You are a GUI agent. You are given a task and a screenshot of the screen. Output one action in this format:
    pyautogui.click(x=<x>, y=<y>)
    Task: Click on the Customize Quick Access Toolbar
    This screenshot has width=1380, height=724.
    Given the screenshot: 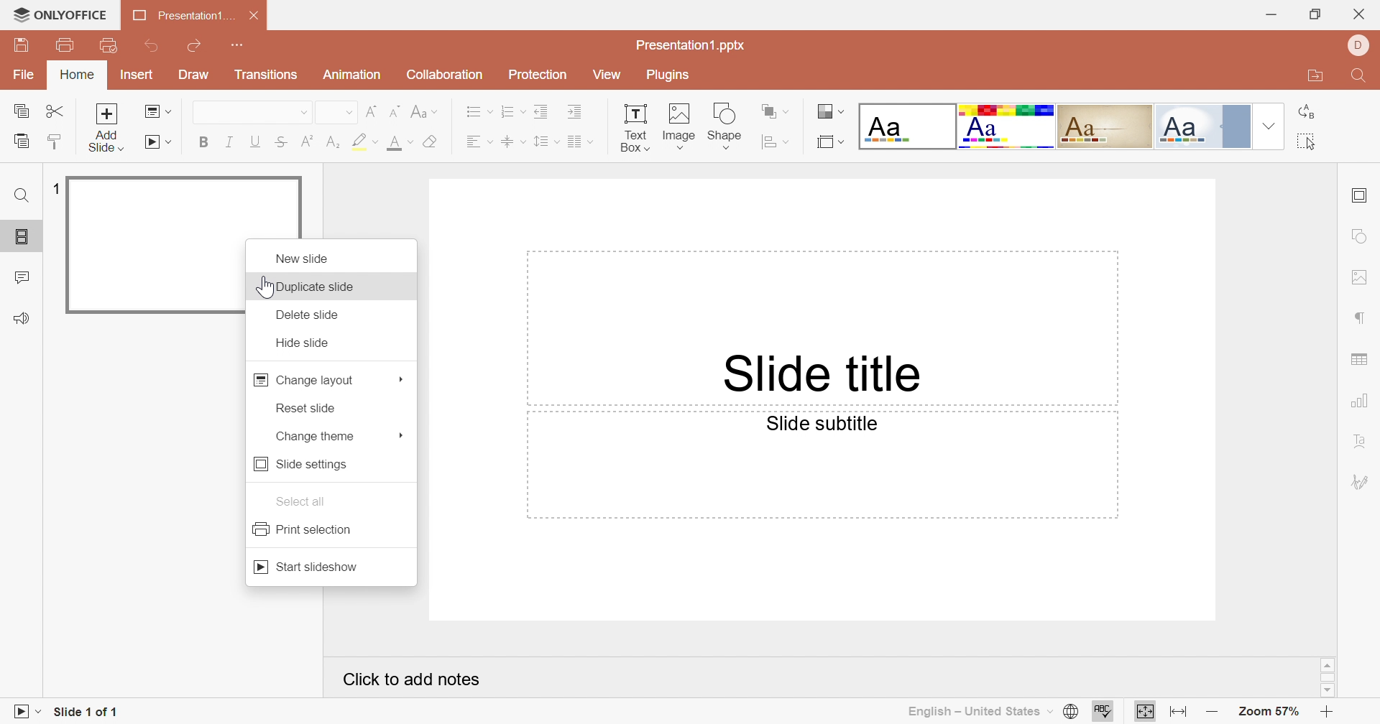 What is the action you would take?
    pyautogui.click(x=236, y=46)
    